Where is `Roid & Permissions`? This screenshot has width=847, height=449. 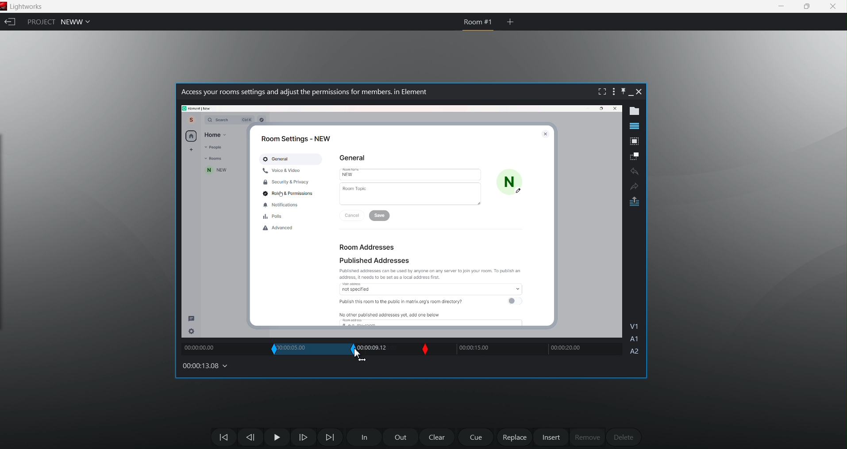
Roid & Permissions is located at coordinates (289, 193).